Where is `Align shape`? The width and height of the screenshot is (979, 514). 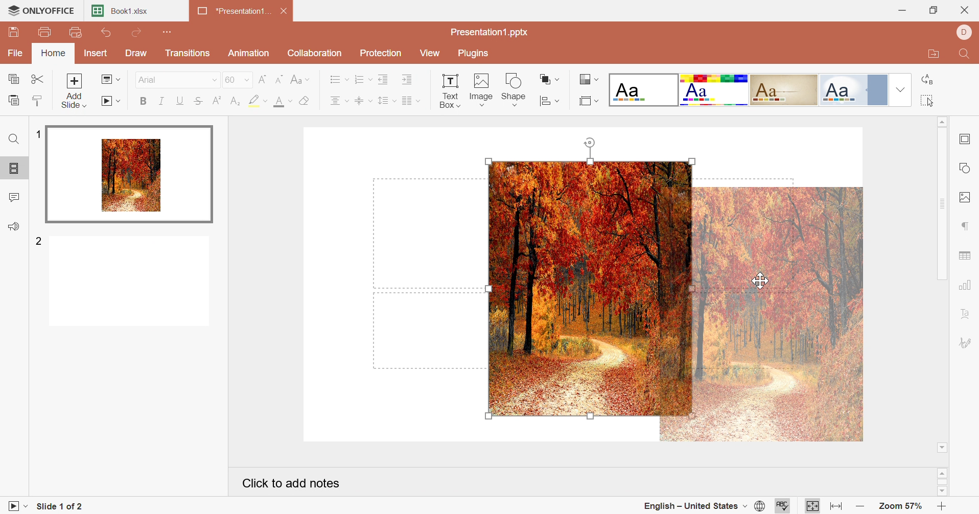
Align shape is located at coordinates (548, 102).